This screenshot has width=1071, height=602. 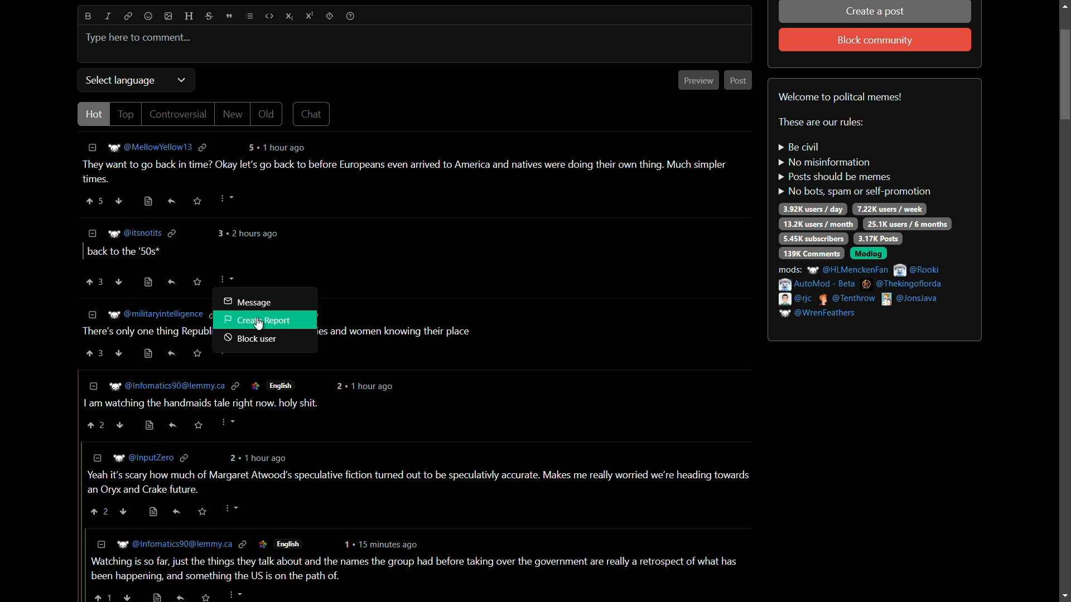 What do you see at coordinates (147, 282) in the screenshot?
I see `view source` at bounding box center [147, 282].